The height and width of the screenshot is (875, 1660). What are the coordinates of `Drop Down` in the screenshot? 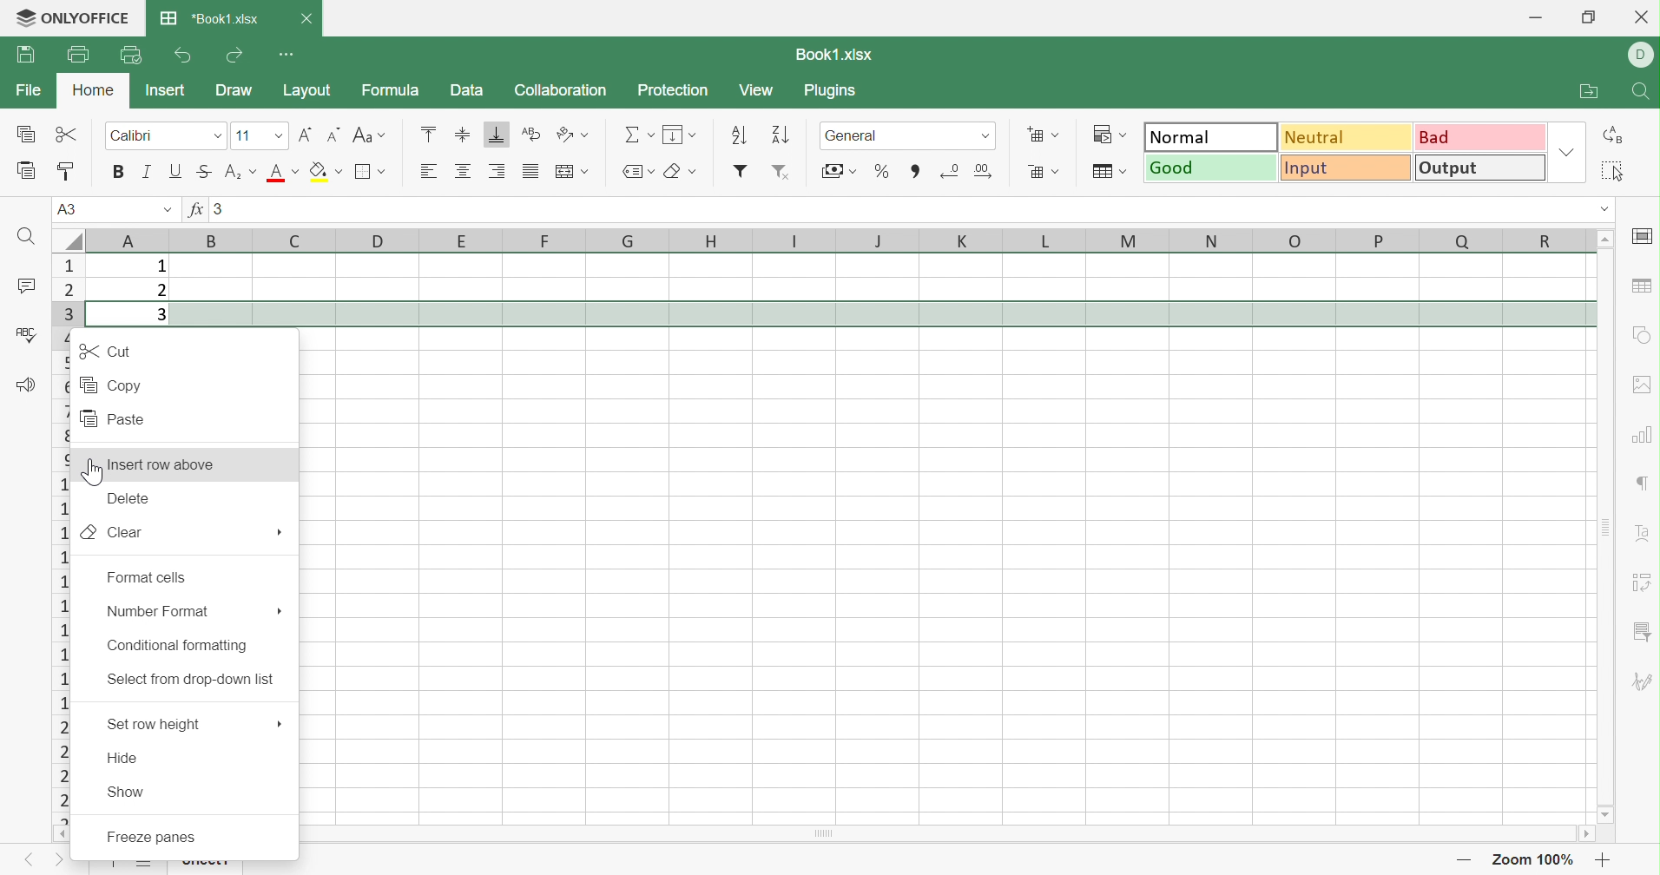 It's located at (695, 135).